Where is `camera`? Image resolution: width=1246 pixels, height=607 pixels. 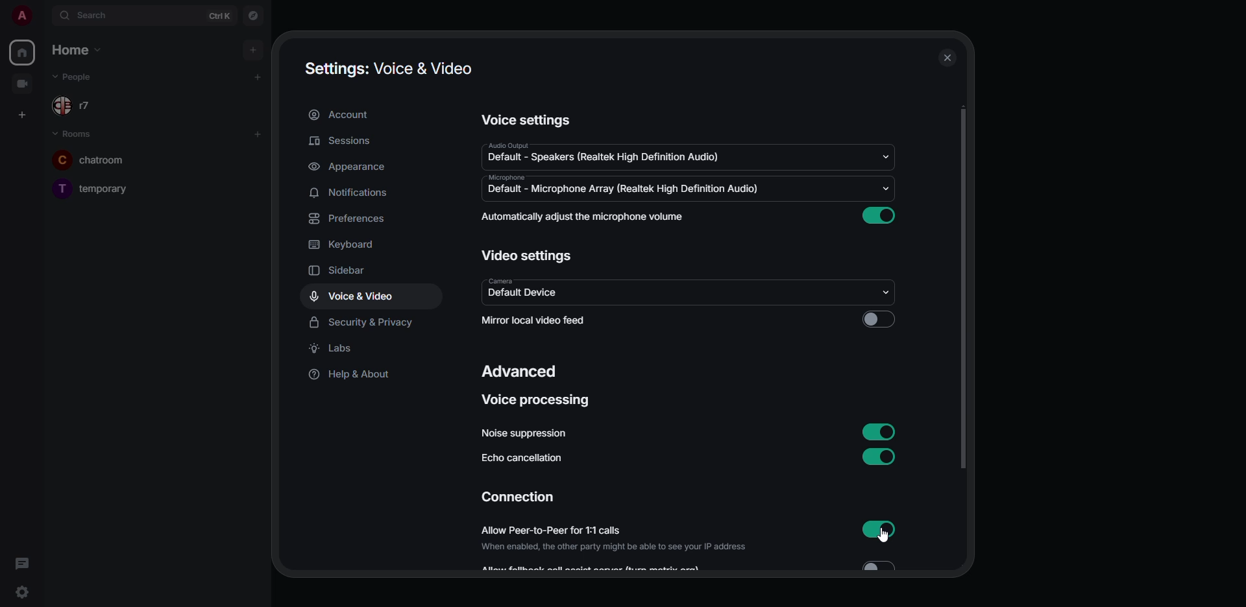 camera is located at coordinates (500, 280).